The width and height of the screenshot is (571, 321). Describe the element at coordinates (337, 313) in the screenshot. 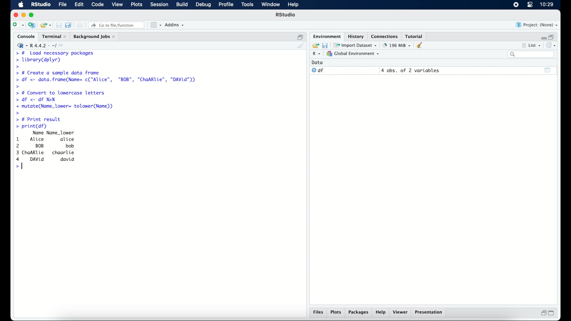

I see `plots` at that location.